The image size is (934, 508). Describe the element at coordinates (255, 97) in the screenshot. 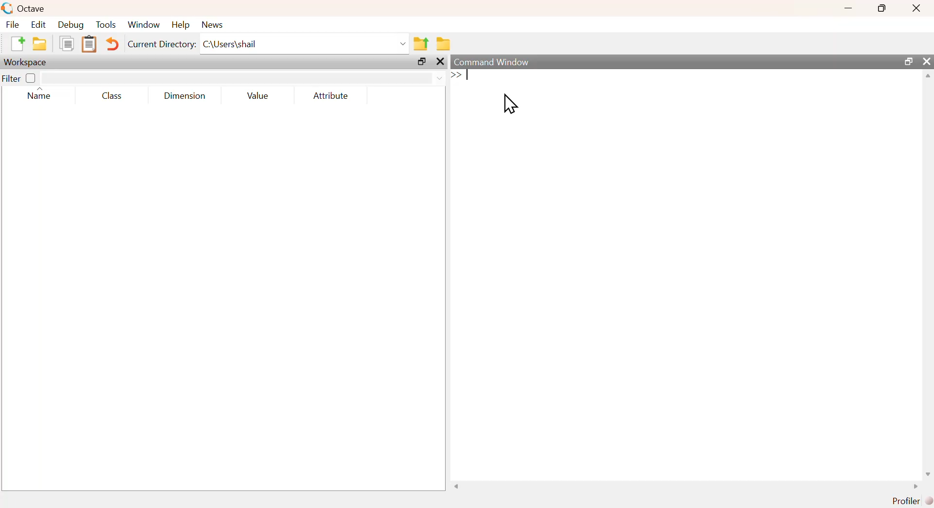

I see `value` at that location.